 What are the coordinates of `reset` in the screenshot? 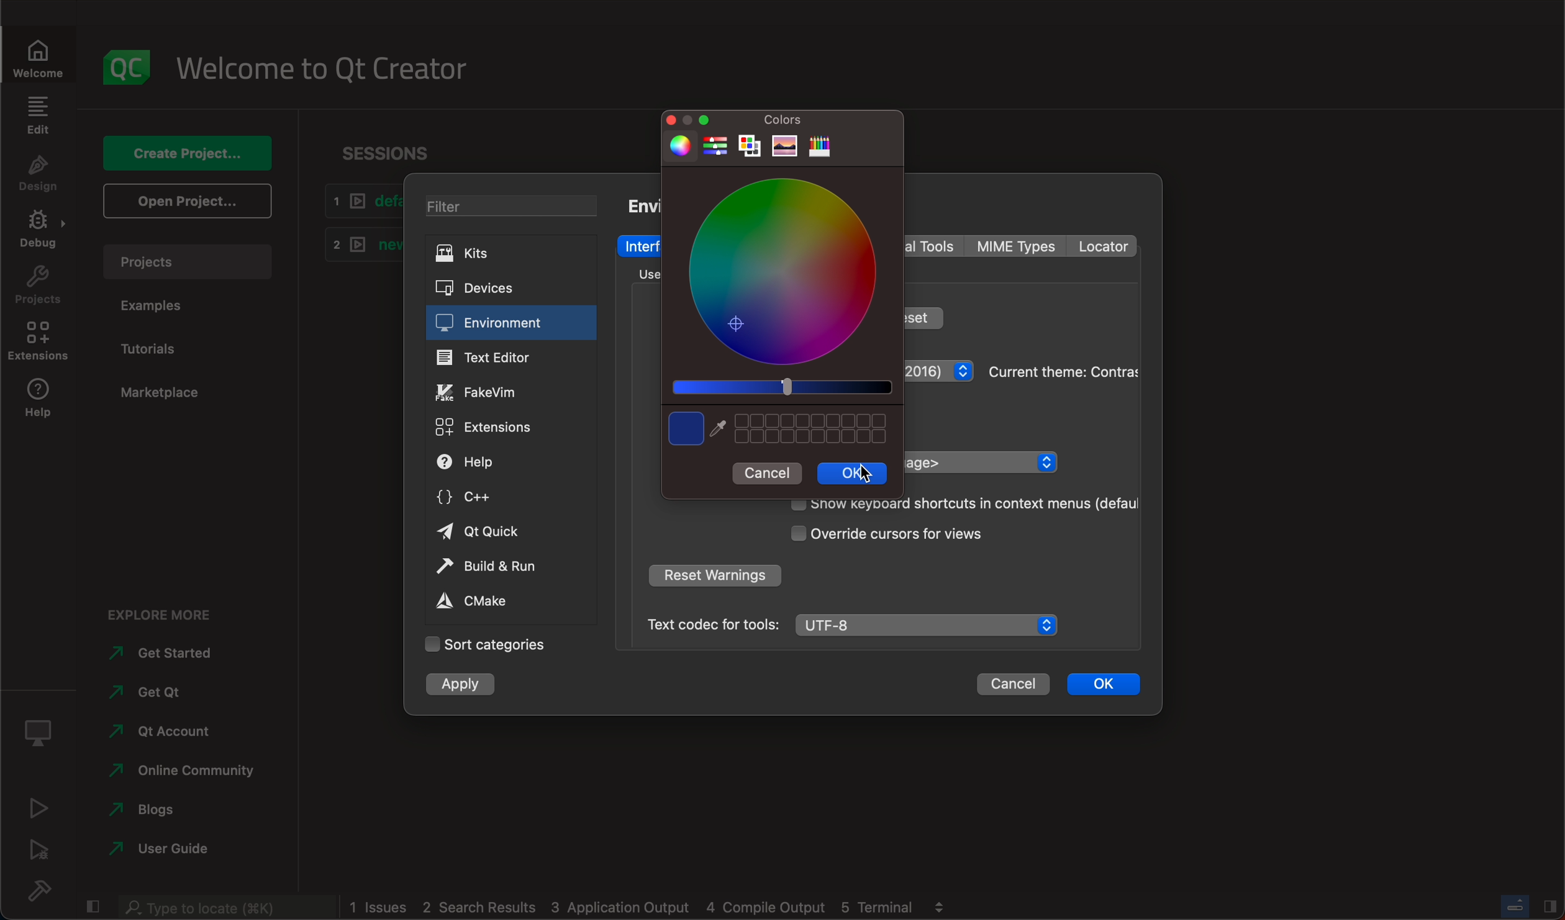 It's located at (925, 317).